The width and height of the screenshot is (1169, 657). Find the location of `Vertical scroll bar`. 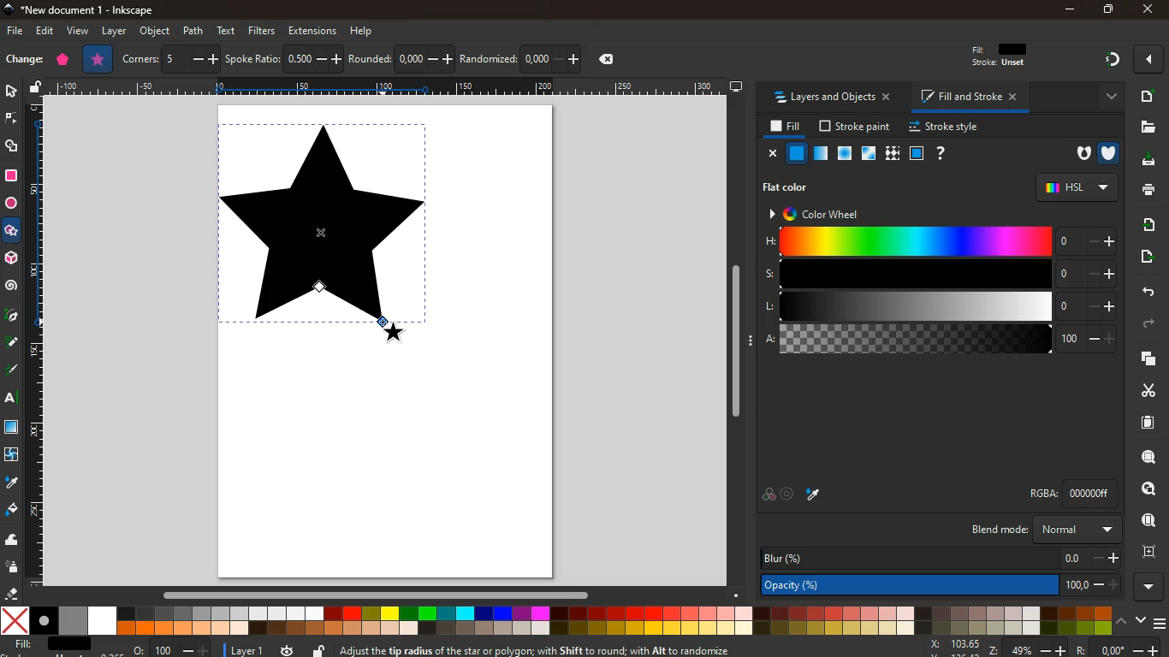

Vertical scroll bar is located at coordinates (739, 344).